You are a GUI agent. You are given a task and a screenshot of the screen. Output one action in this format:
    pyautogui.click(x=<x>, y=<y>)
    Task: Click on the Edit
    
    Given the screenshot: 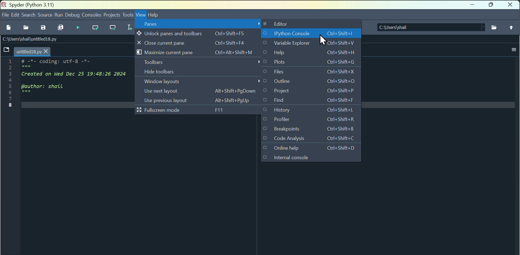 What is the action you would take?
    pyautogui.click(x=16, y=15)
    